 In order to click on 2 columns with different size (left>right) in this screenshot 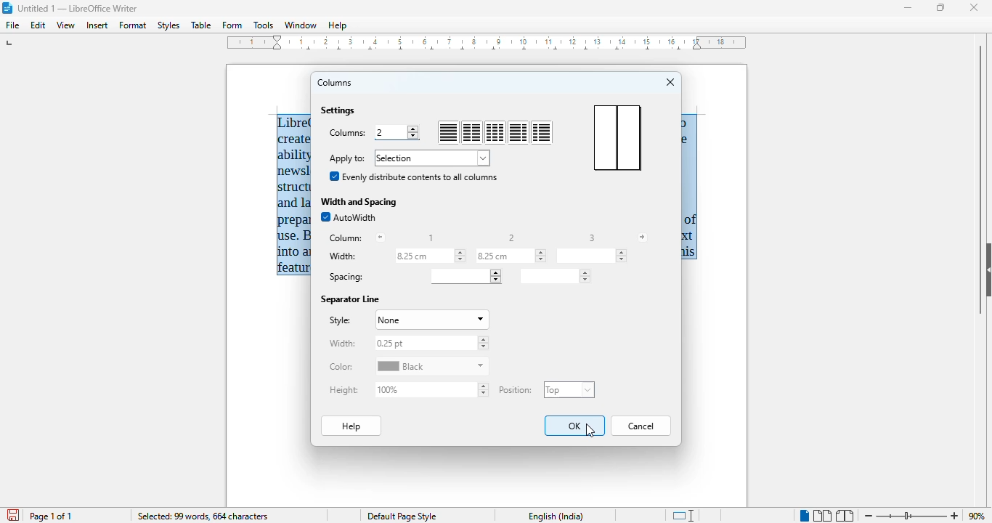, I will do `click(518, 132)`.